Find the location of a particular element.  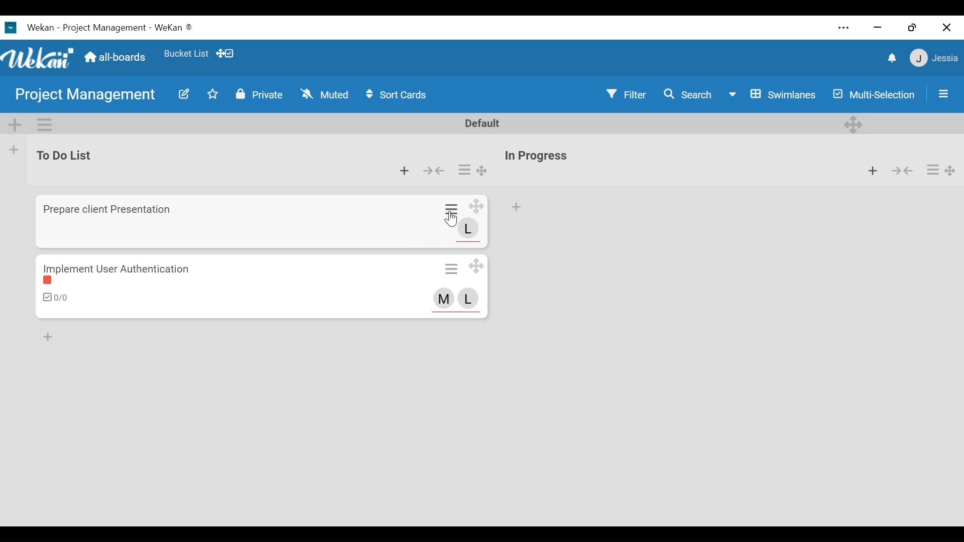

card actions is located at coordinates (453, 208).